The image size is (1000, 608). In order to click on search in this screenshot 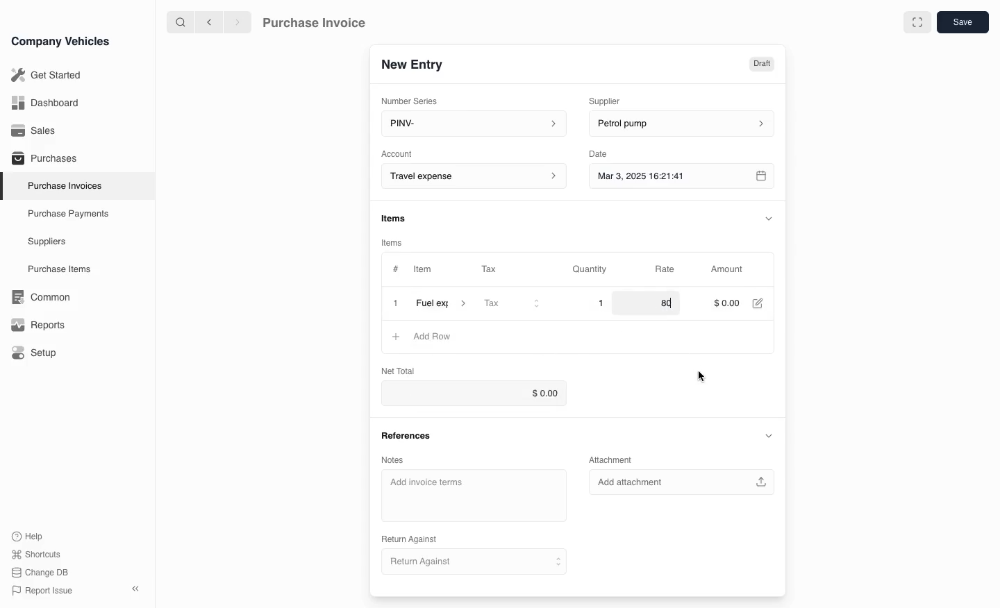, I will do `click(181, 22)`.